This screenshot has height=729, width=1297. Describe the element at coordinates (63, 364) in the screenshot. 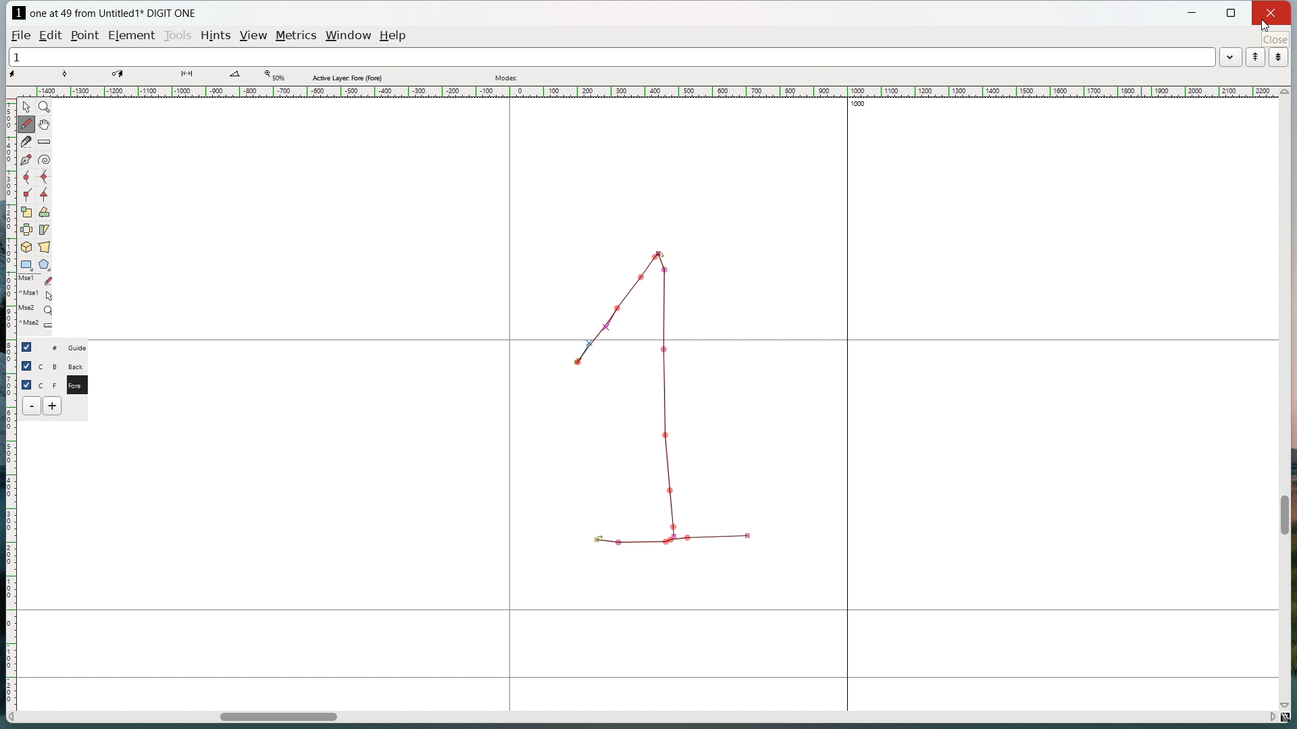

I see `C B Back` at that location.